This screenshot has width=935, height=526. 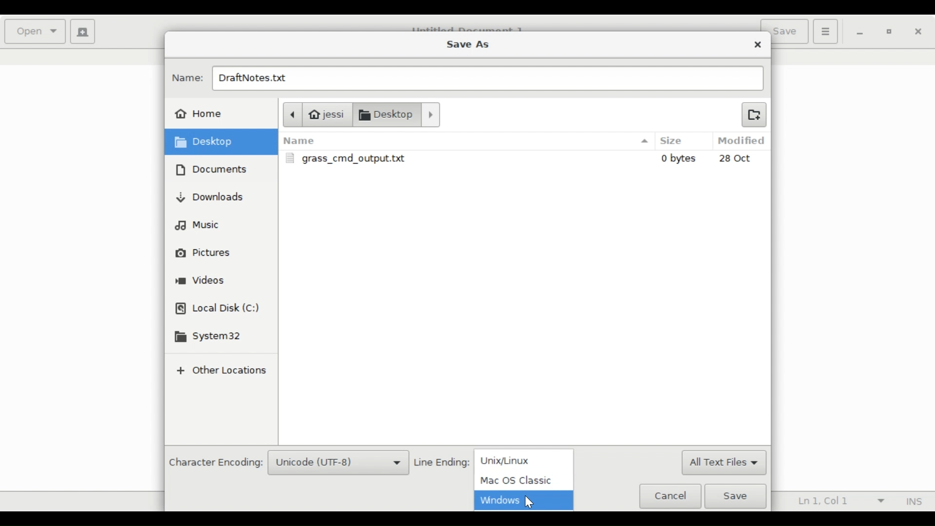 What do you see at coordinates (466, 141) in the screenshot?
I see `Name` at bounding box center [466, 141].